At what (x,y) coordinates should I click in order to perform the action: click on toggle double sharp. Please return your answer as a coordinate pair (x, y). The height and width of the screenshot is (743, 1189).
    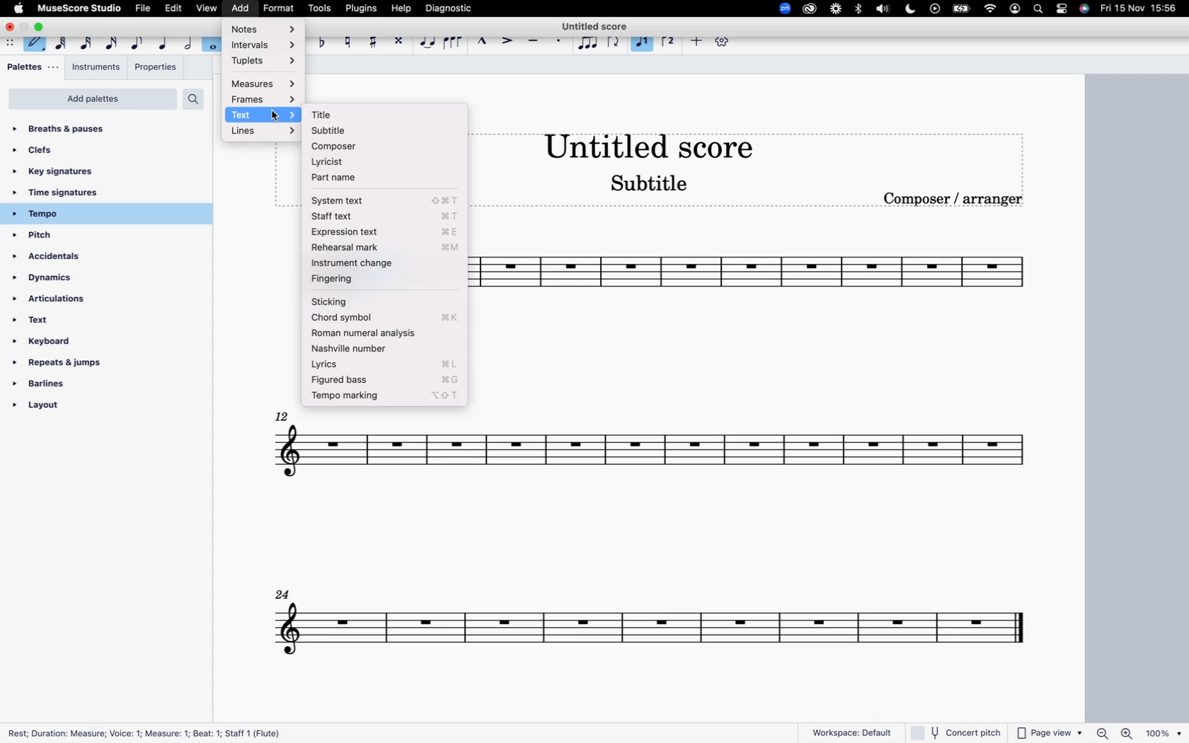
    Looking at the image, I should click on (398, 41).